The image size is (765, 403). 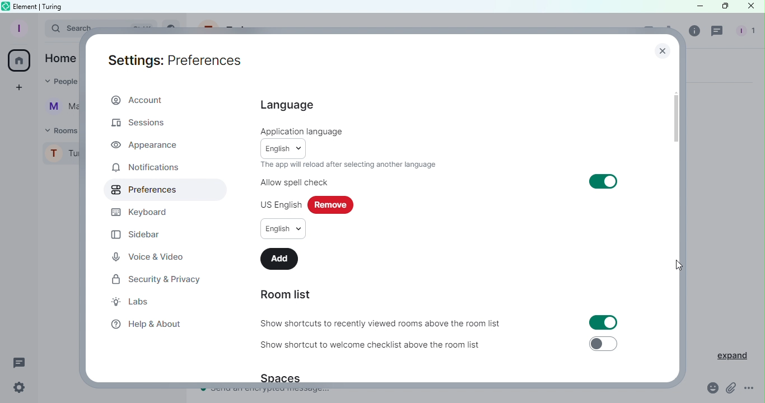 I want to click on People, so click(x=58, y=83).